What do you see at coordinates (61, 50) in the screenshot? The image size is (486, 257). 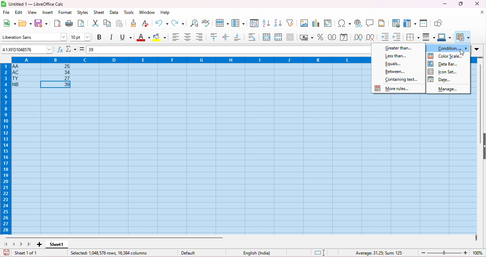 I see `function wizard` at bounding box center [61, 50].